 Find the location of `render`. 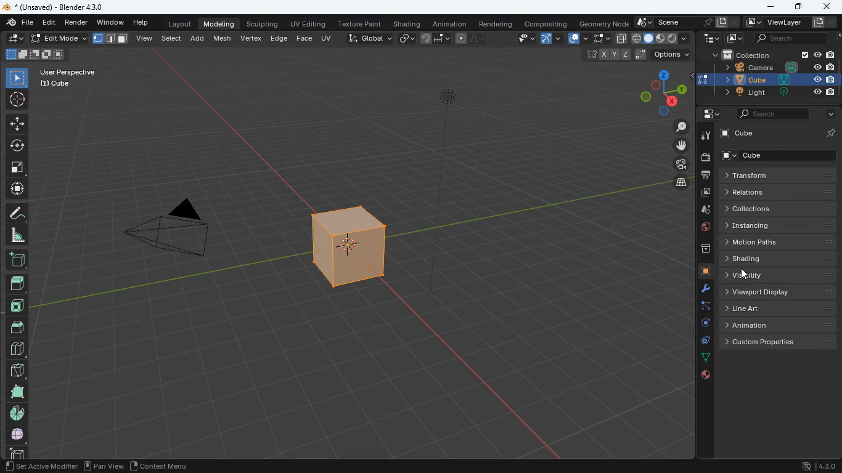

render is located at coordinates (76, 23).